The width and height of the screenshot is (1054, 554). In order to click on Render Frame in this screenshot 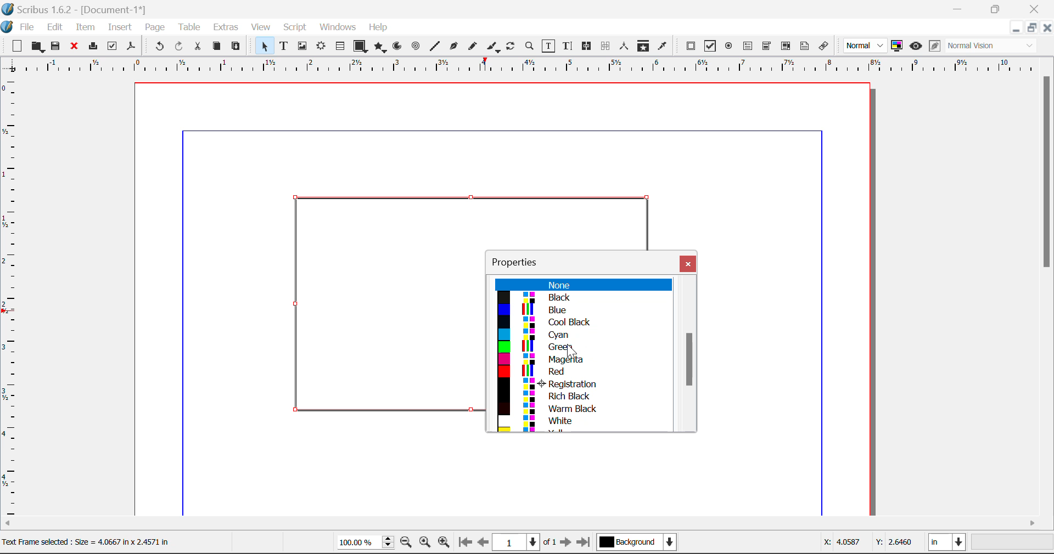, I will do `click(321, 47)`.